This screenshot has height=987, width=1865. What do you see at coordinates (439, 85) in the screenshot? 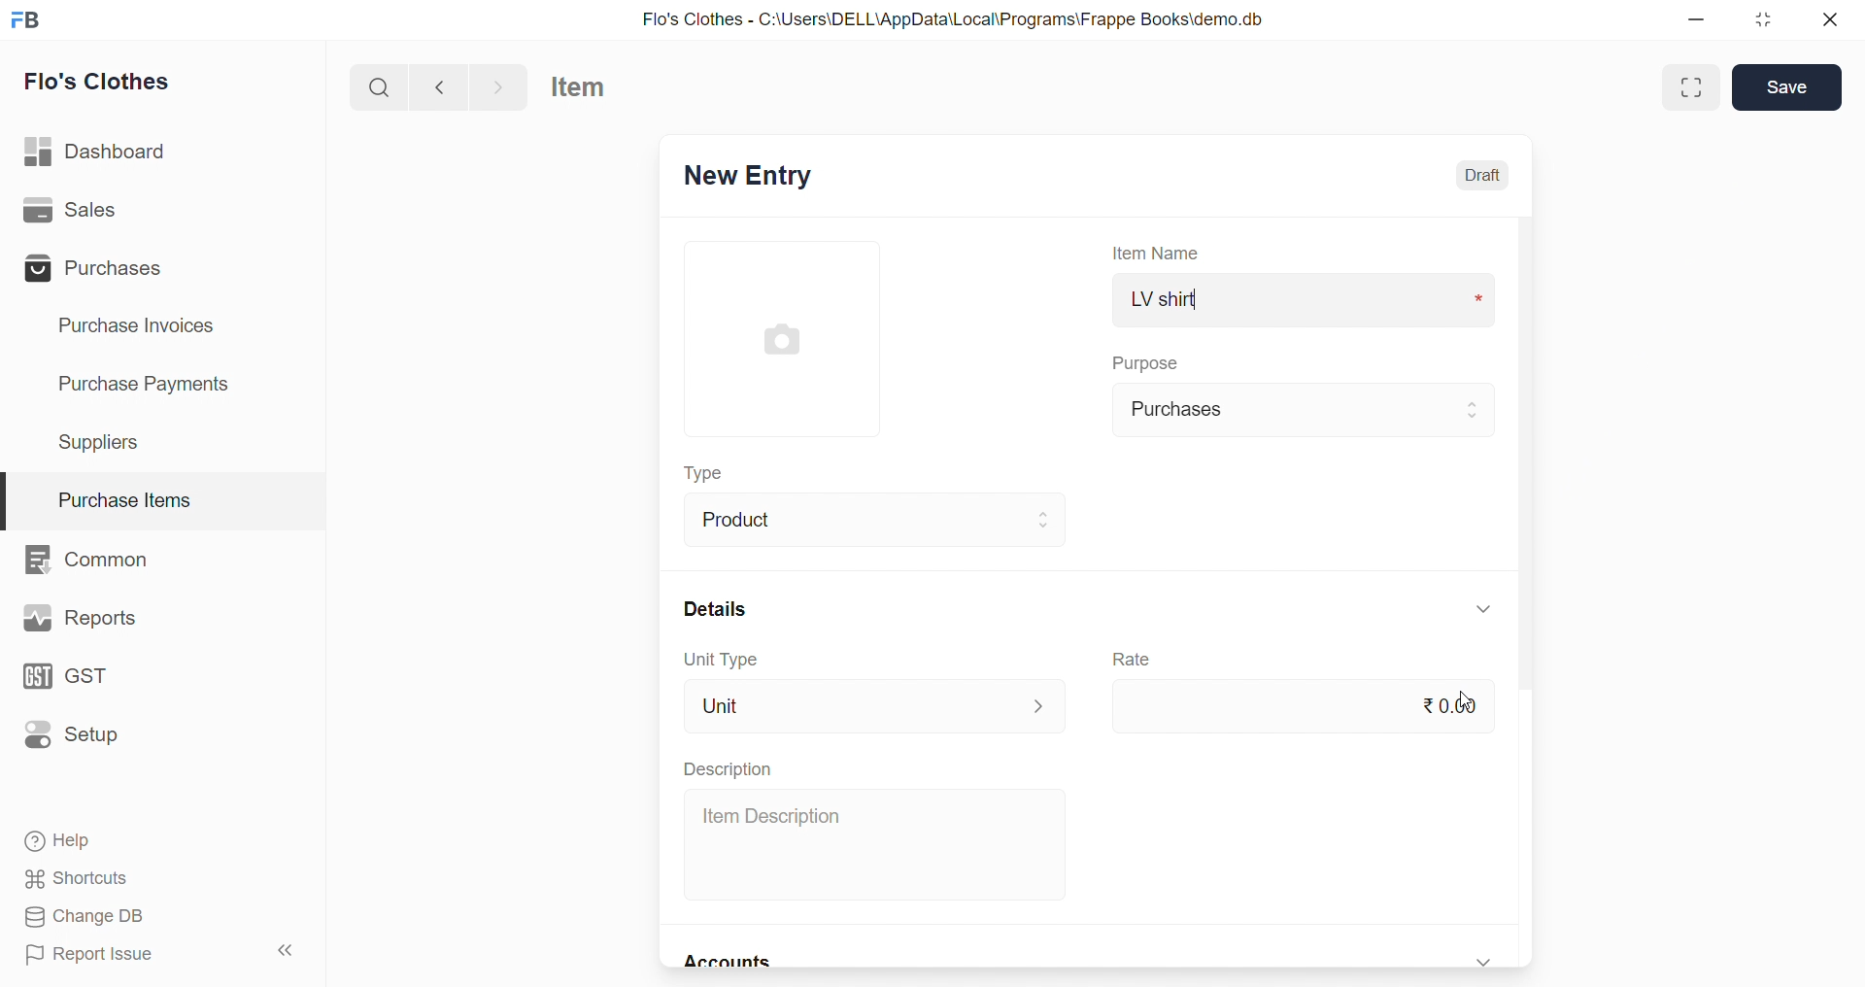
I see `navigate backward` at bounding box center [439, 85].